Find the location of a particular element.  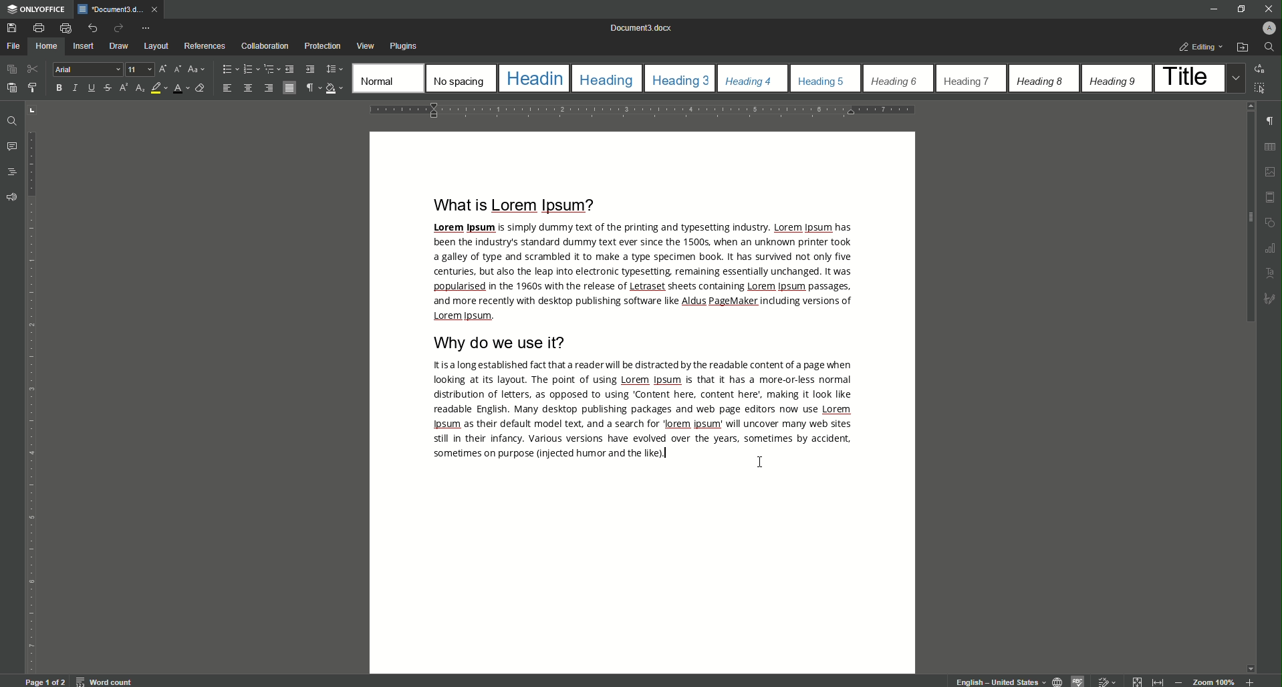

globe is located at coordinates (1057, 680).